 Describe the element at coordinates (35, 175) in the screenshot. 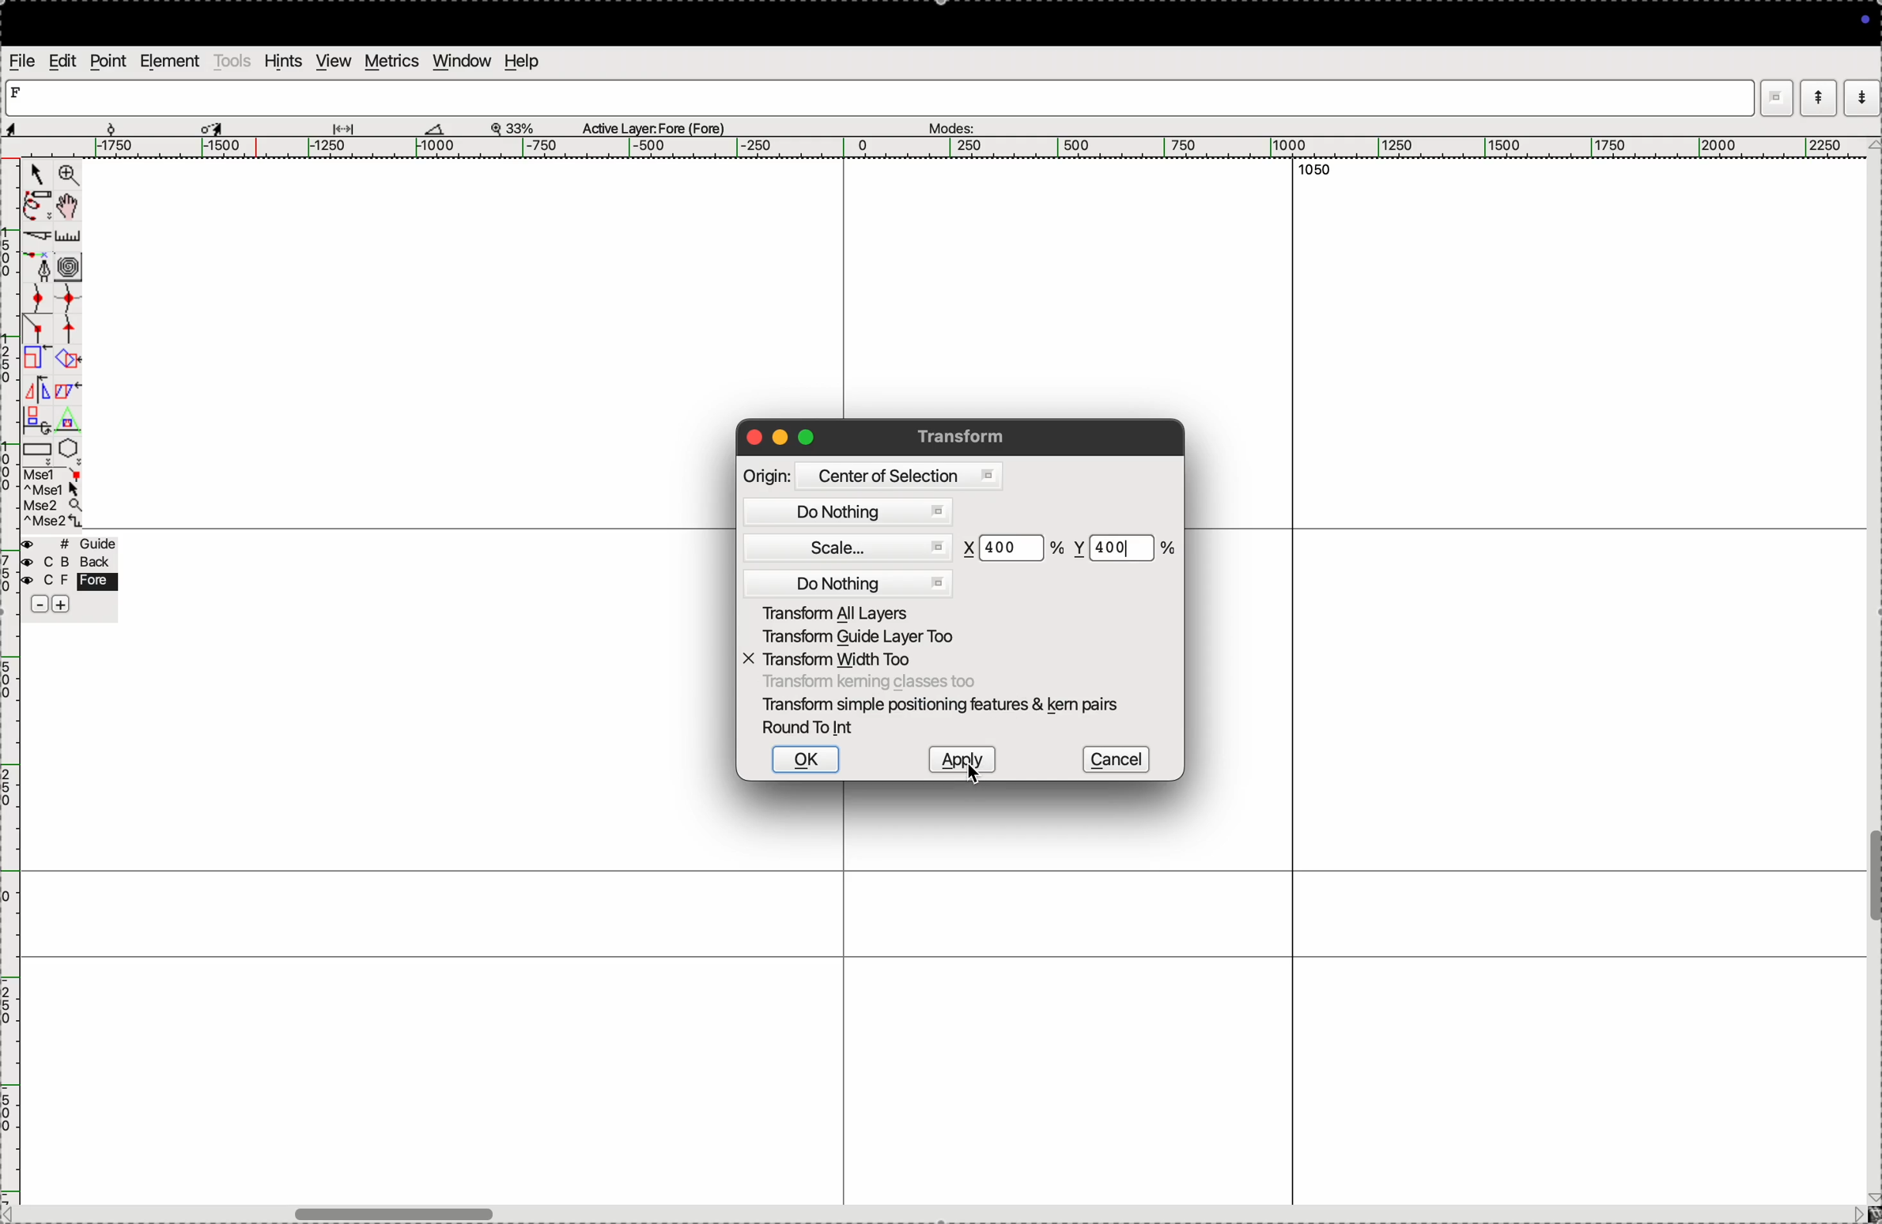

I see `cursor` at that location.